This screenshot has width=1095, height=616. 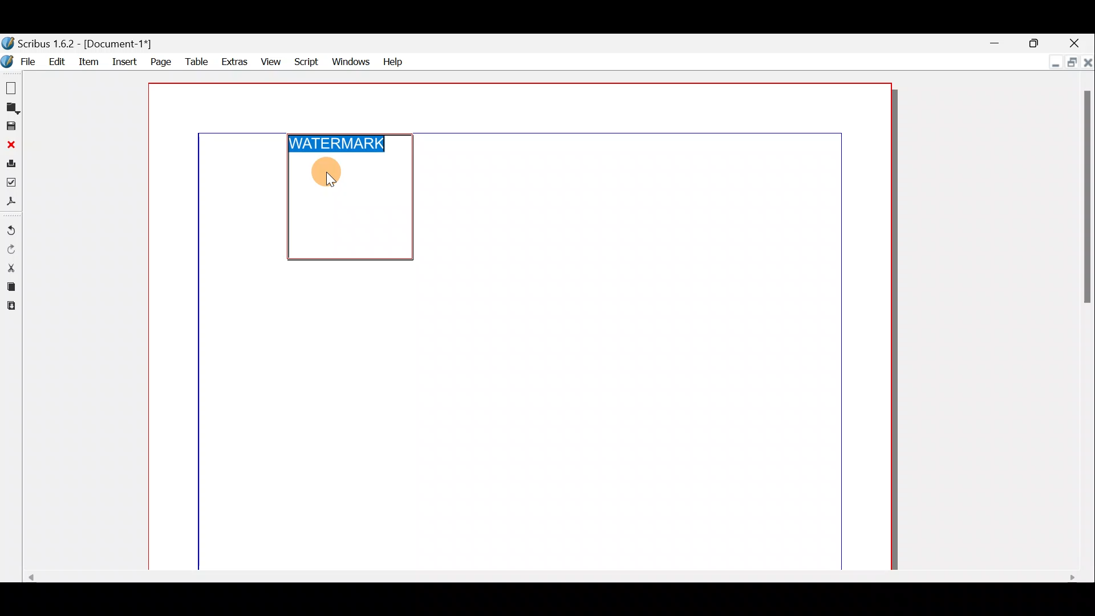 I want to click on Close, so click(x=1088, y=61).